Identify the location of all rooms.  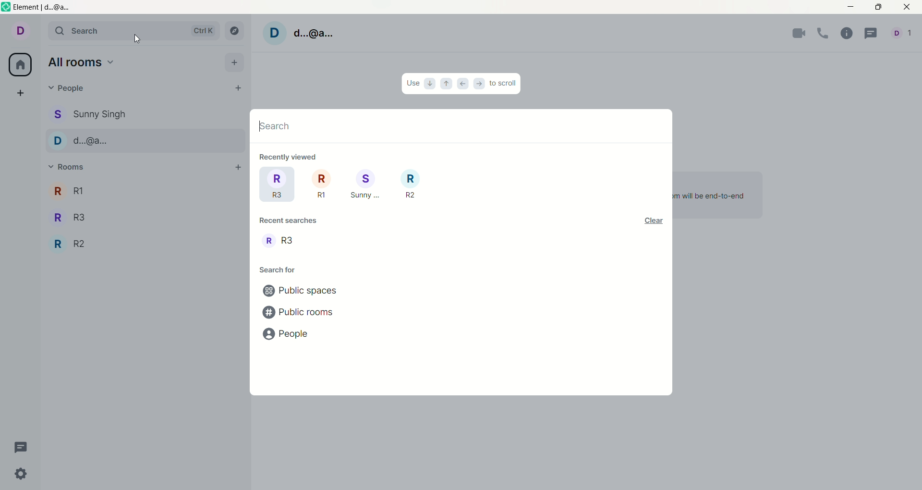
(21, 64).